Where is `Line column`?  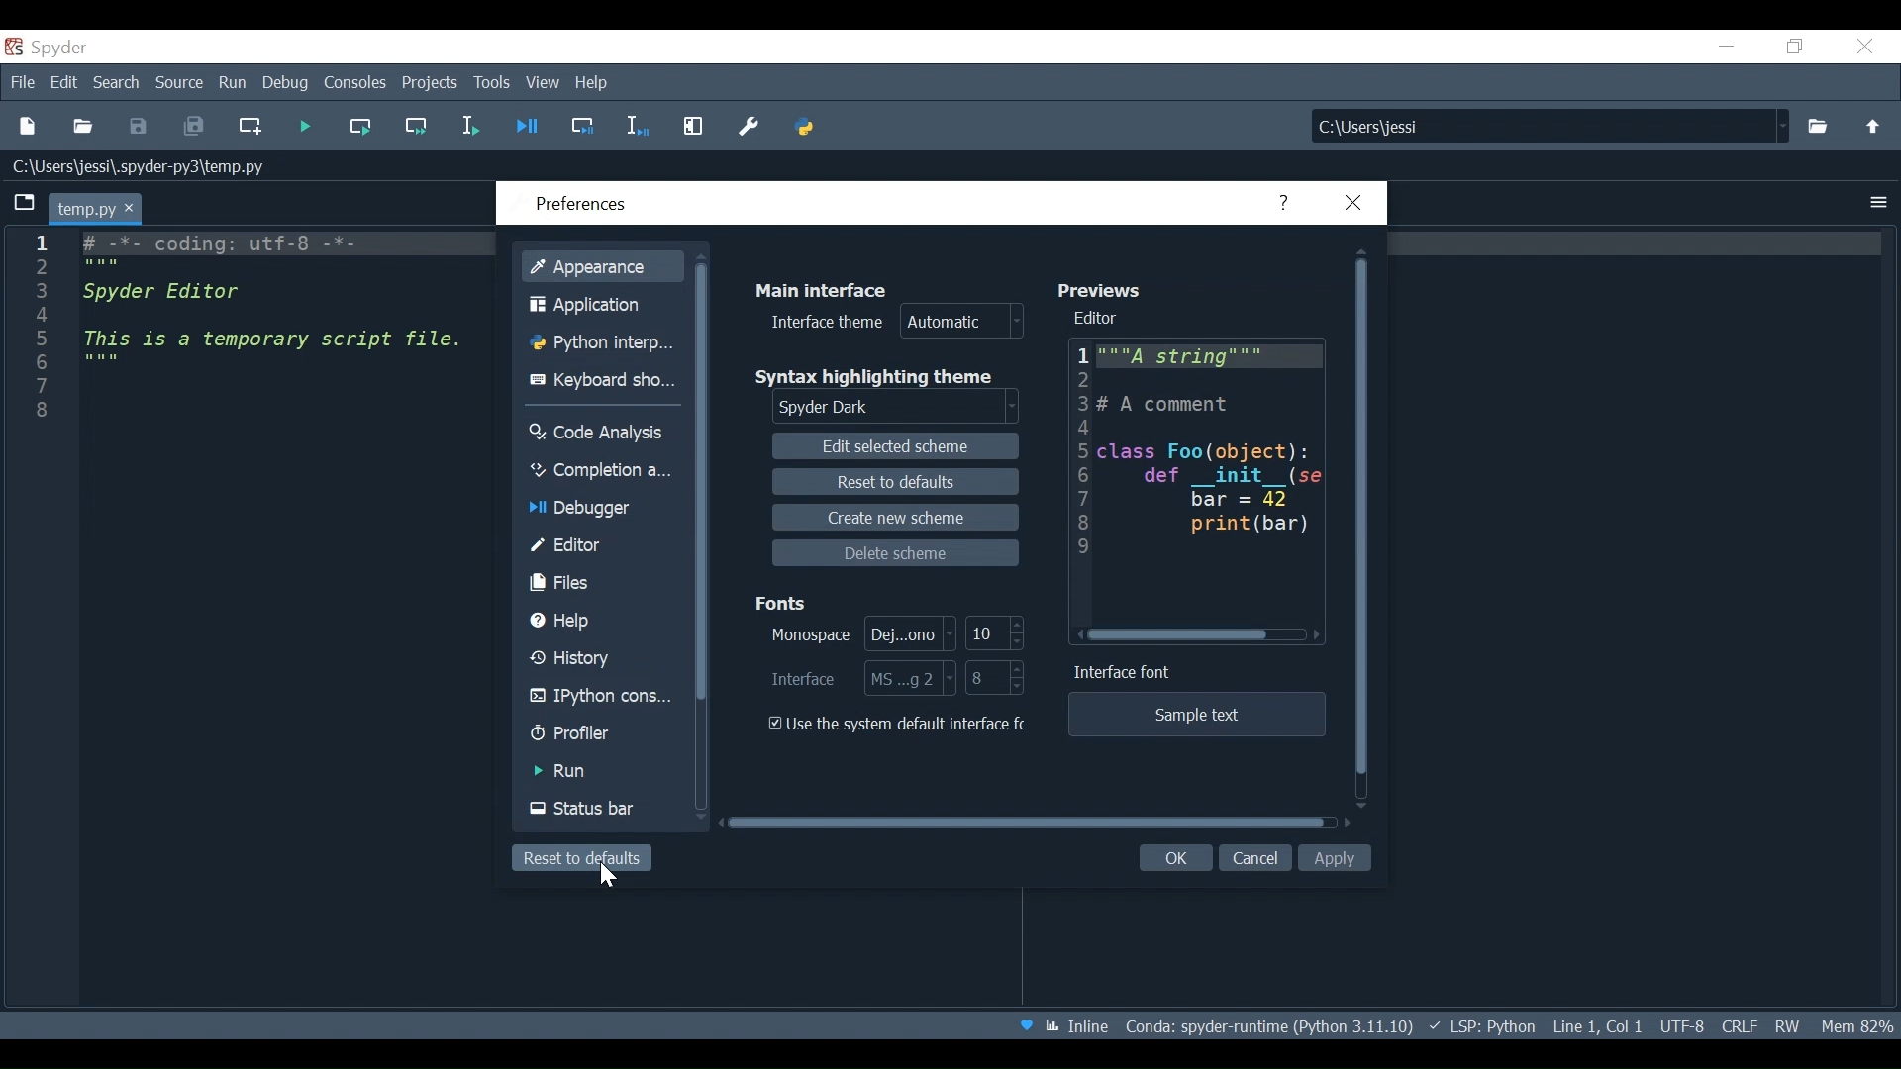 Line column is located at coordinates (39, 620).